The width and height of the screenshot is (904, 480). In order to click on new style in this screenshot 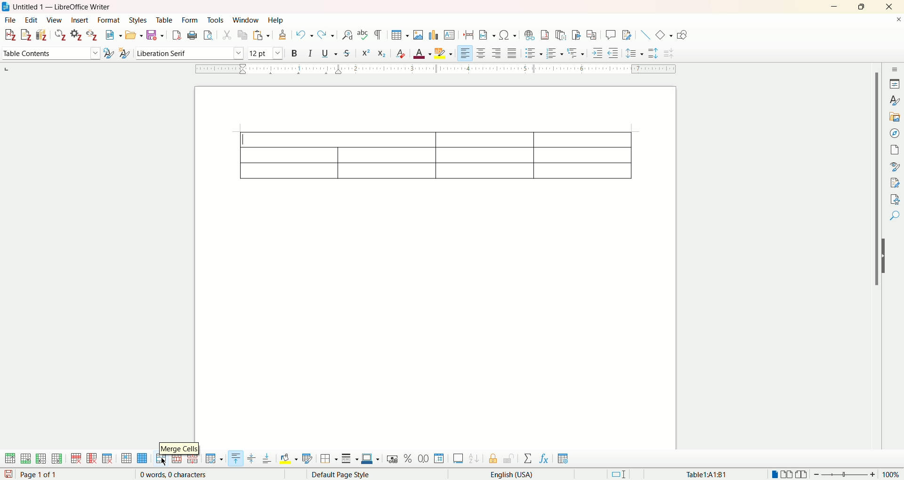, I will do `click(123, 53)`.